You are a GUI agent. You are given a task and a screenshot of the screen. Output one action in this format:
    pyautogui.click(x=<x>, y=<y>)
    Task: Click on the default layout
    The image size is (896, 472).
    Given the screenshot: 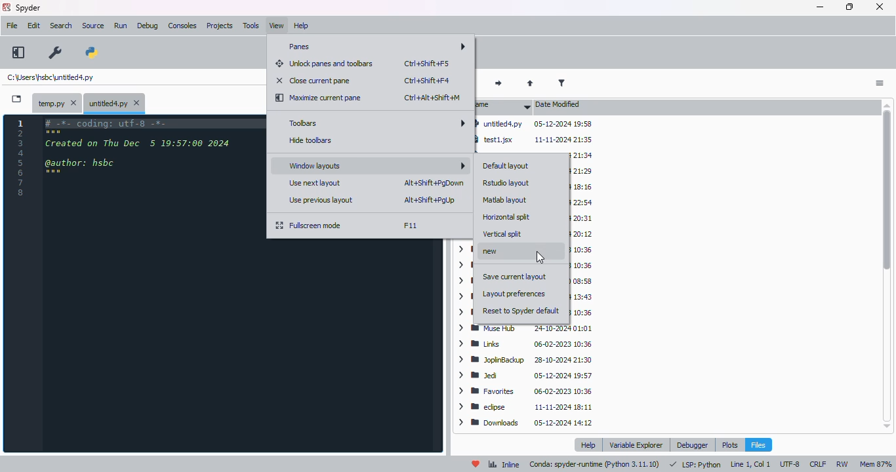 What is the action you would take?
    pyautogui.click(x=506, y=167)
    